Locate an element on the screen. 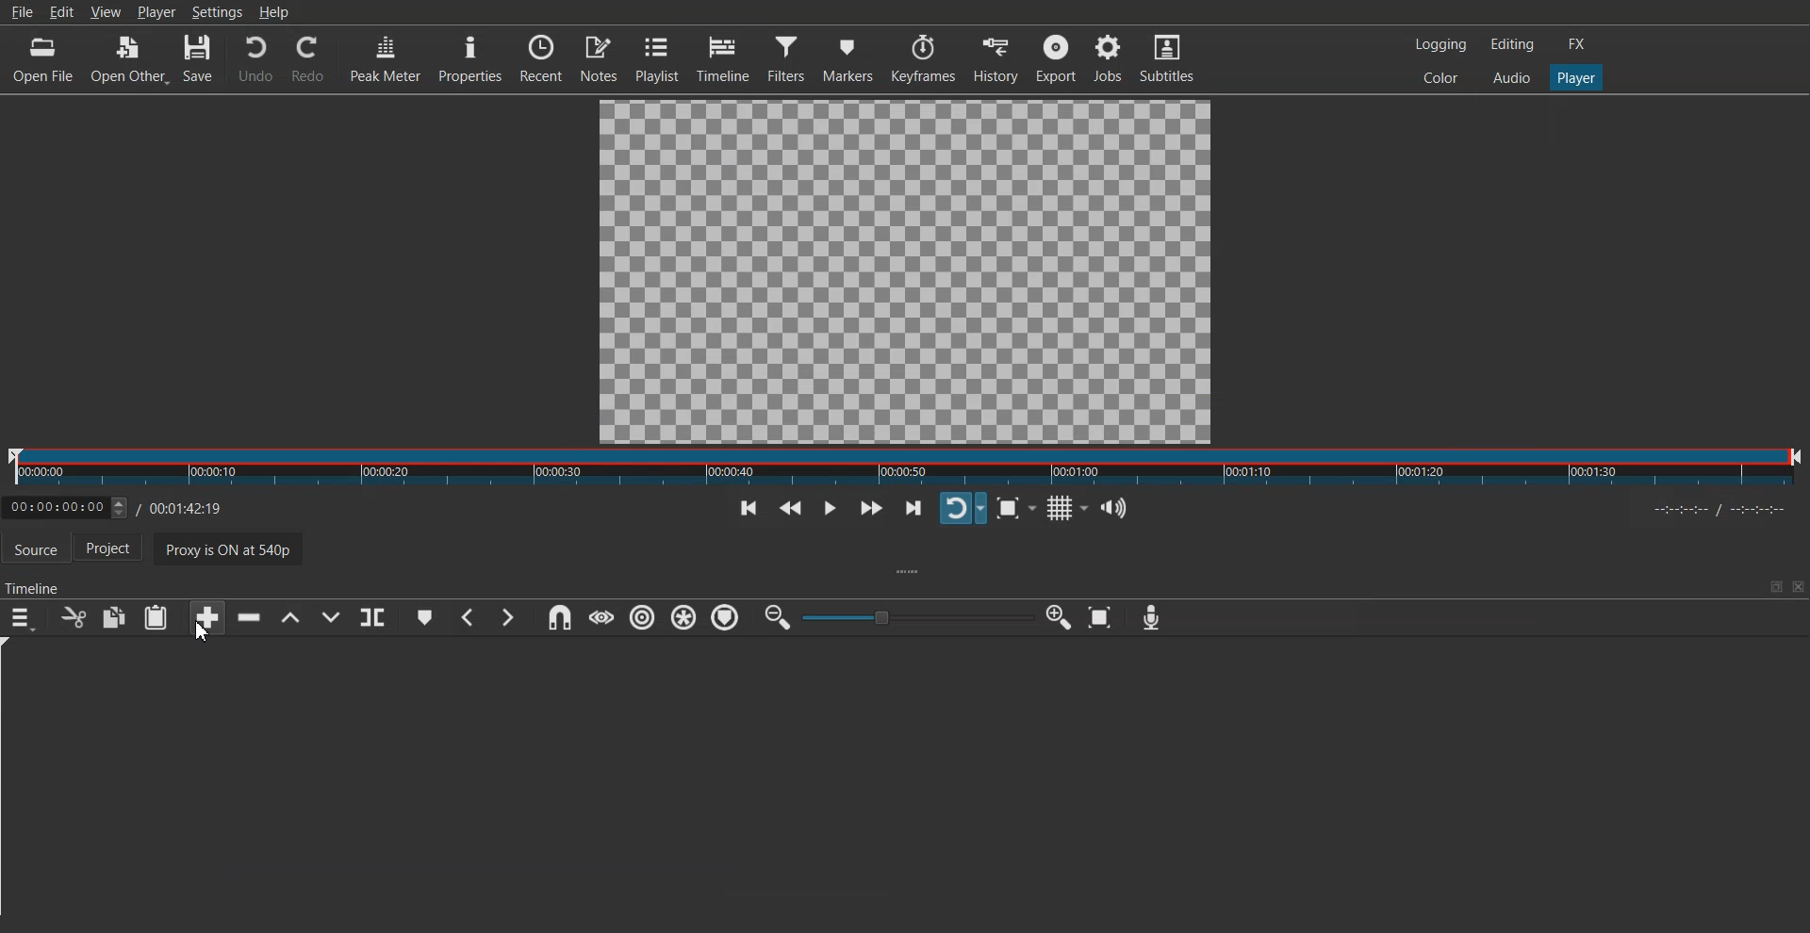 The height and width of the screenshot is (933, 1810). Play quickly forwards is located at coordinates (871, 508).